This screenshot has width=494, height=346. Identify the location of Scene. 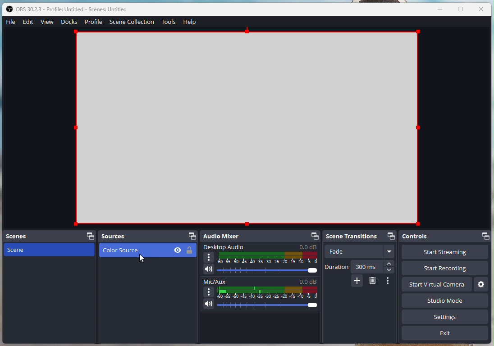
(47, 250).